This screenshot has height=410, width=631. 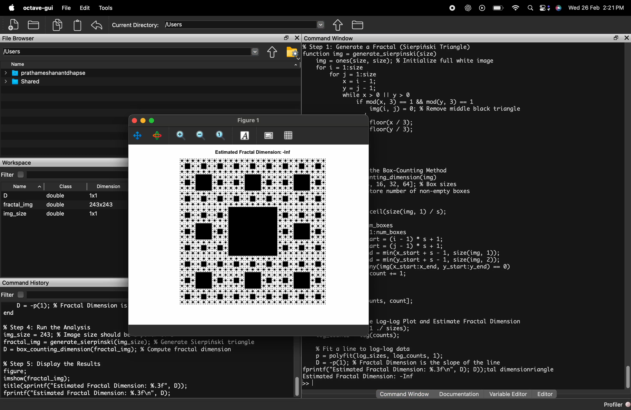 What do you see at coordinates (13, 295) in the screenshot?
I see `Filter` at bounding box center [13, 295].